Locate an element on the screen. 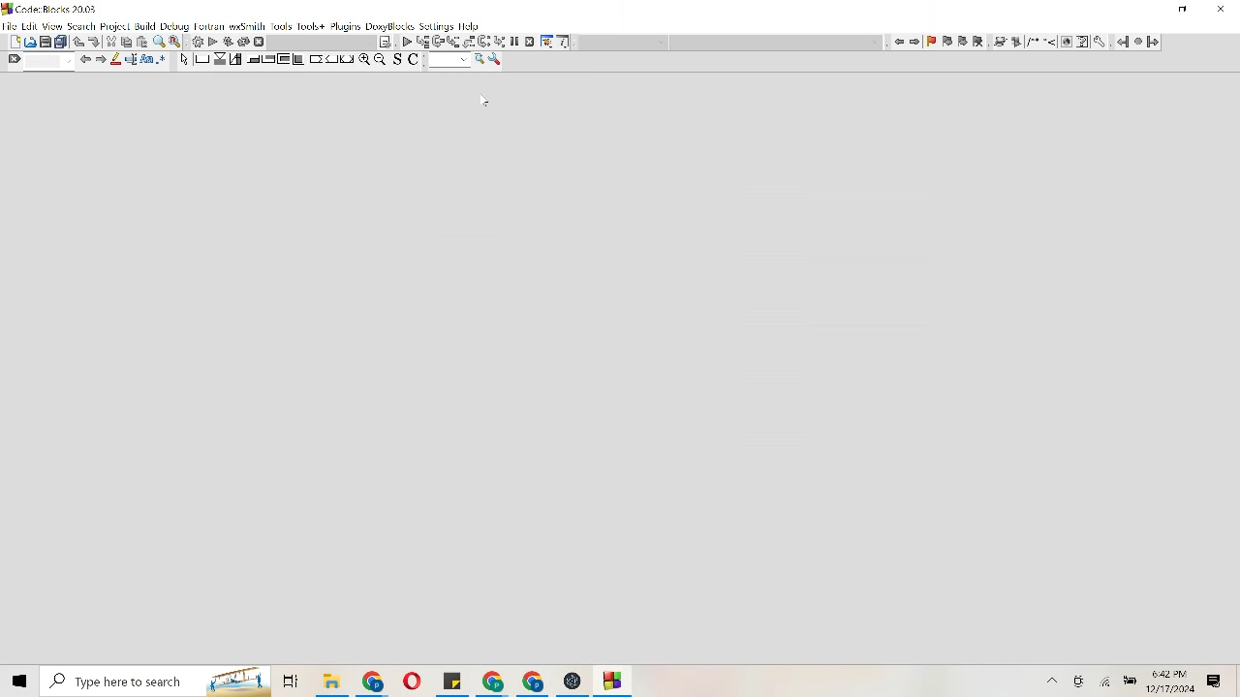 The image size is (1240, 697). Save and copy is located at coordinates (410, 61).